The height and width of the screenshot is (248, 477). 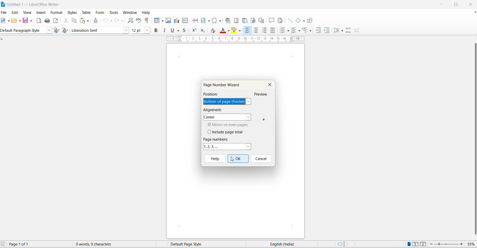 I want to click on toggle formatting marks, so click(x=147, y=21).